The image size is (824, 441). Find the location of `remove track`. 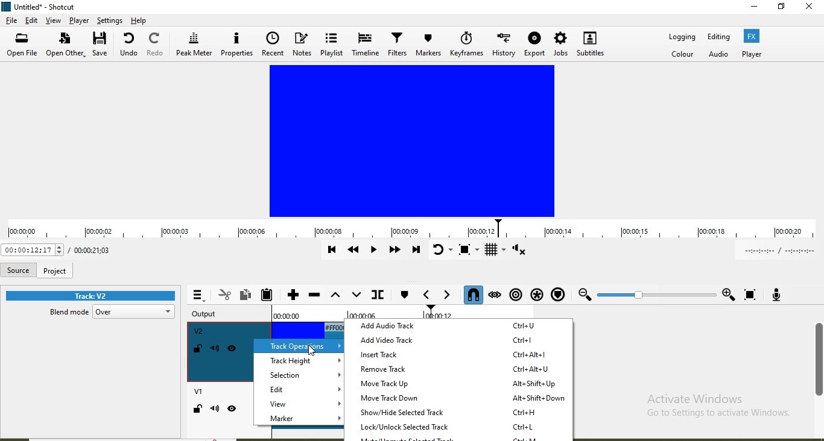

remove track is located at coordinates (459, 369).